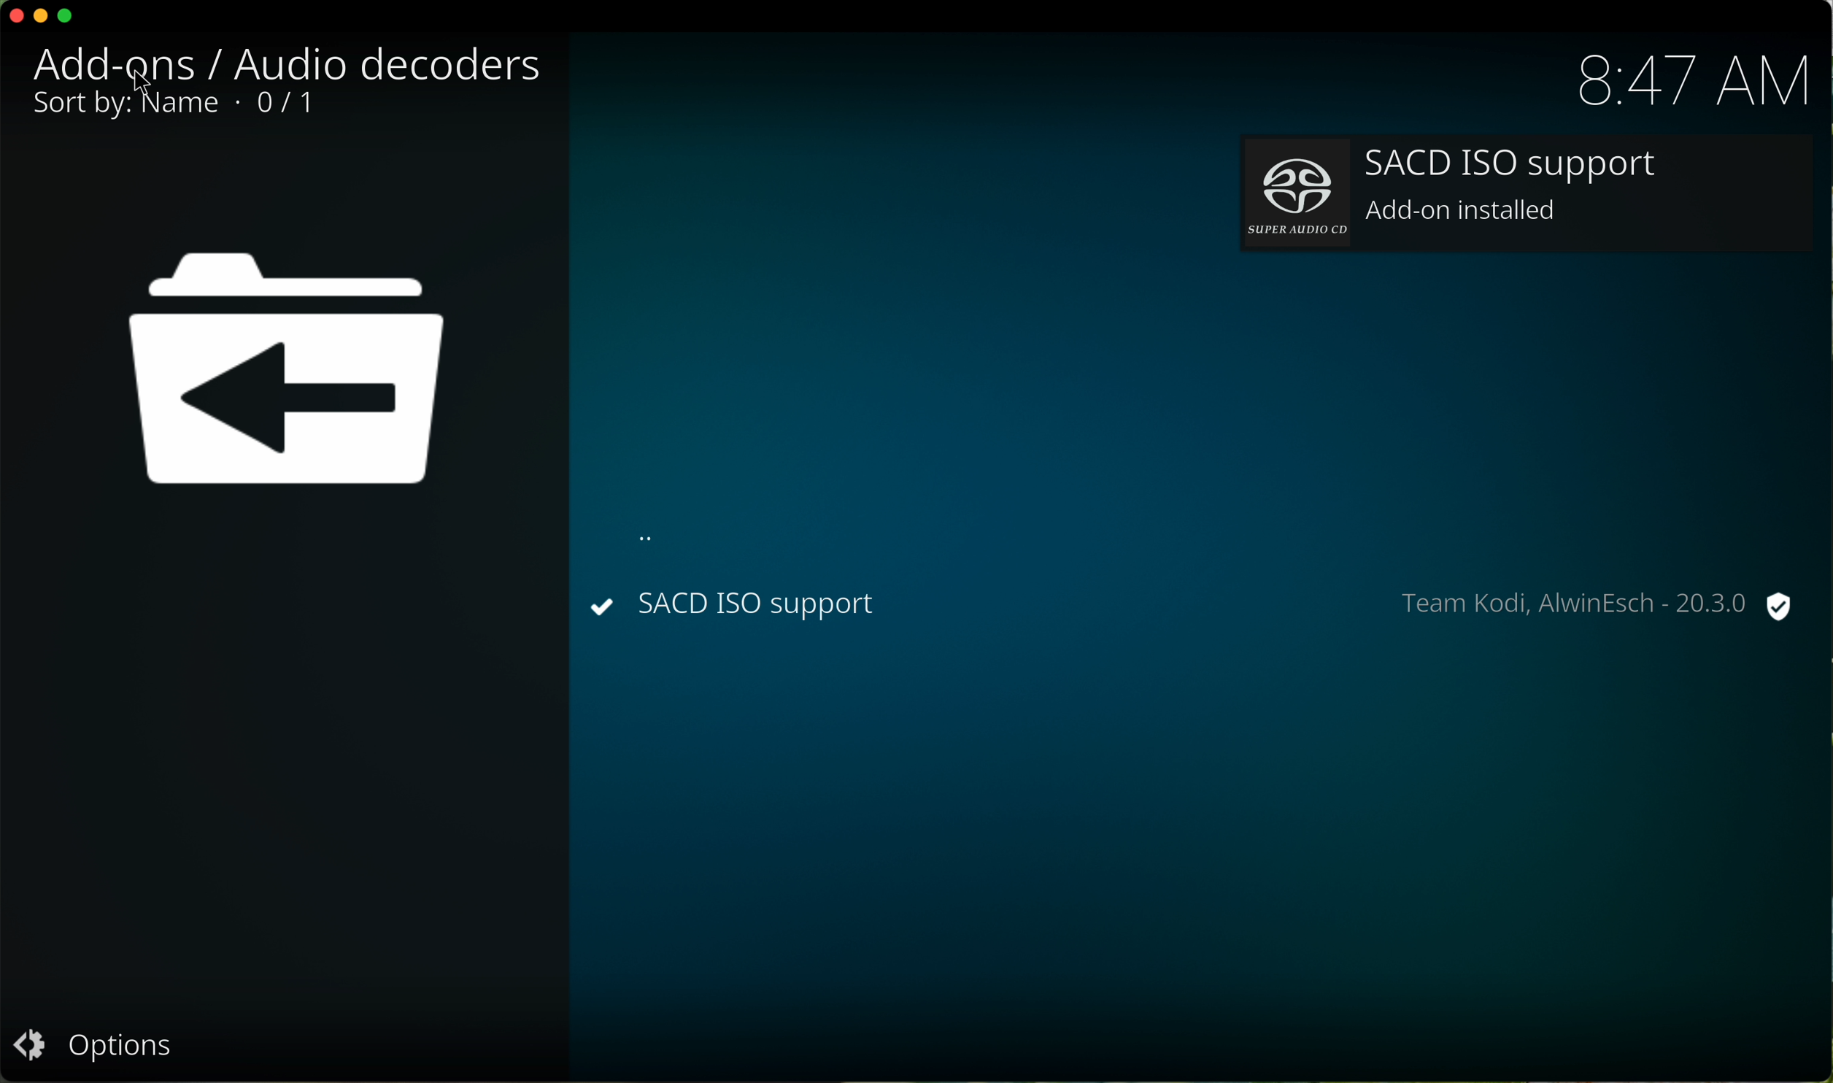 This screenshot has width=1833, height=1083. What do you see at coordinates (1538, 194) in the screenshot?
I see `add-on installed` at bounding box center [1538, 194].